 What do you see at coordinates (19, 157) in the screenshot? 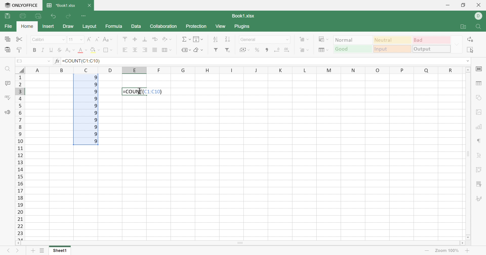
I see `Row numbers` at bounding box center [19, 157].